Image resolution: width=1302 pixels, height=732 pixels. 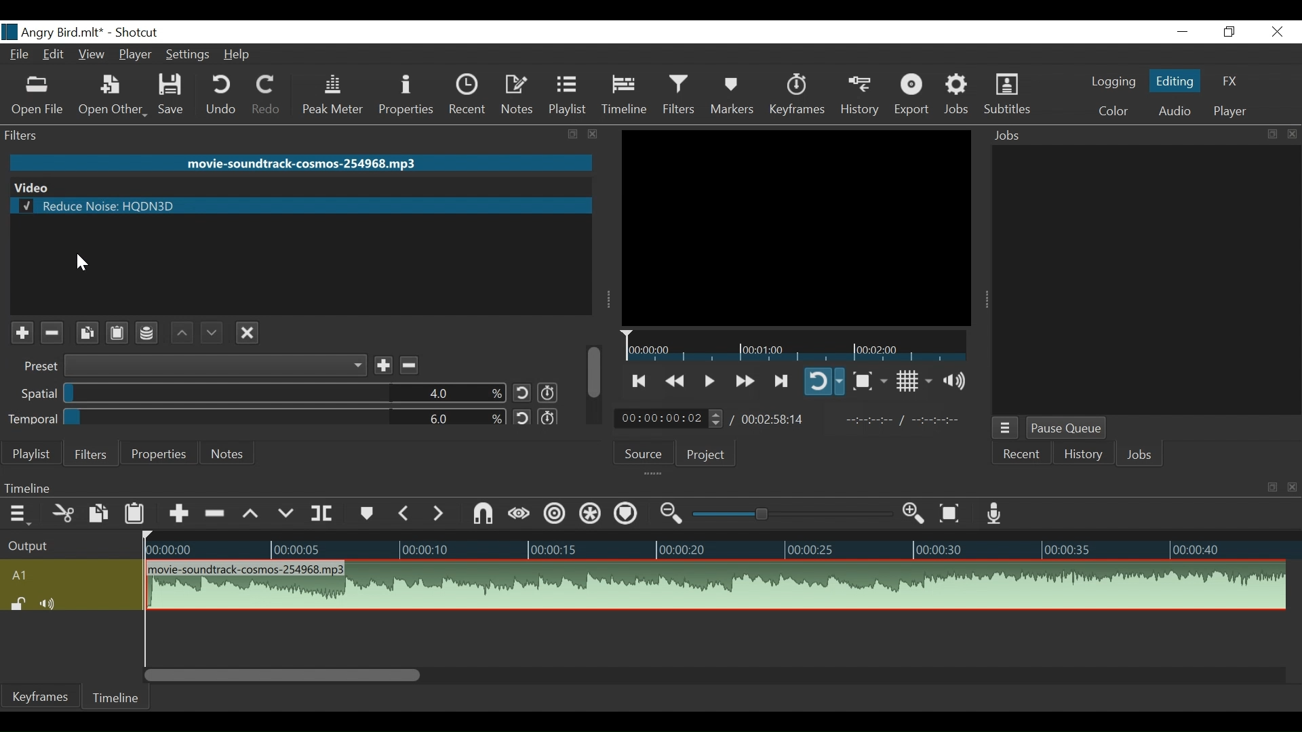 I want to click on Jobs, so click(x=1122, y=136).